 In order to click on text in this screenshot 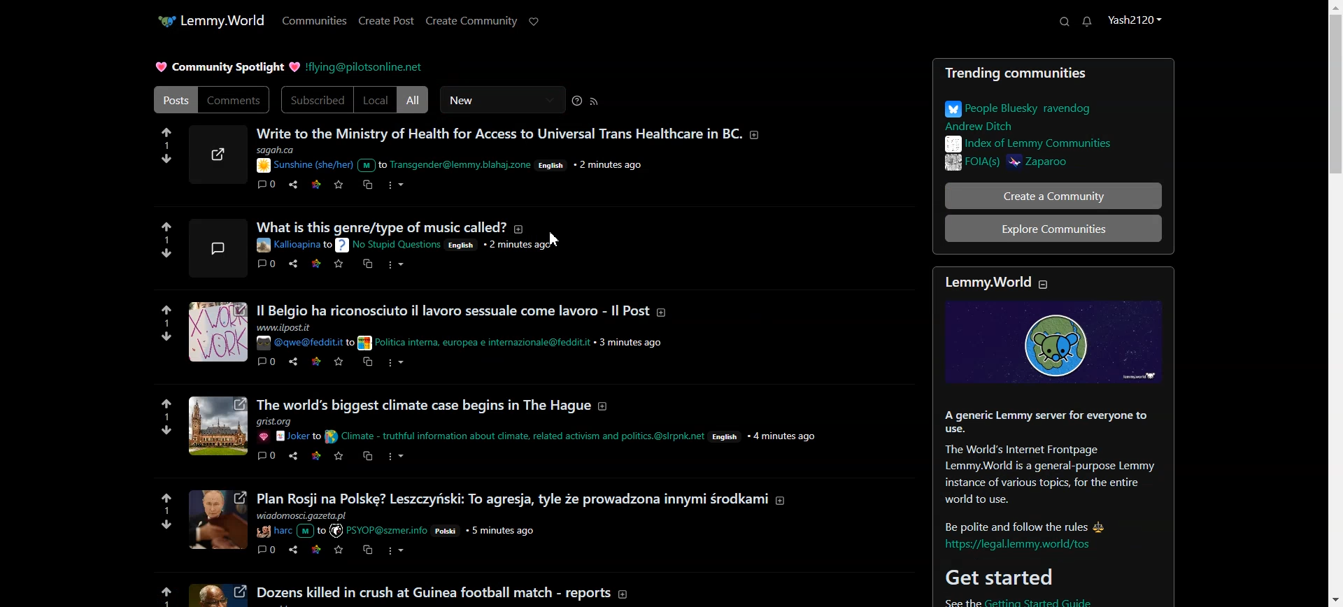, I will do `click(498, 436)`.